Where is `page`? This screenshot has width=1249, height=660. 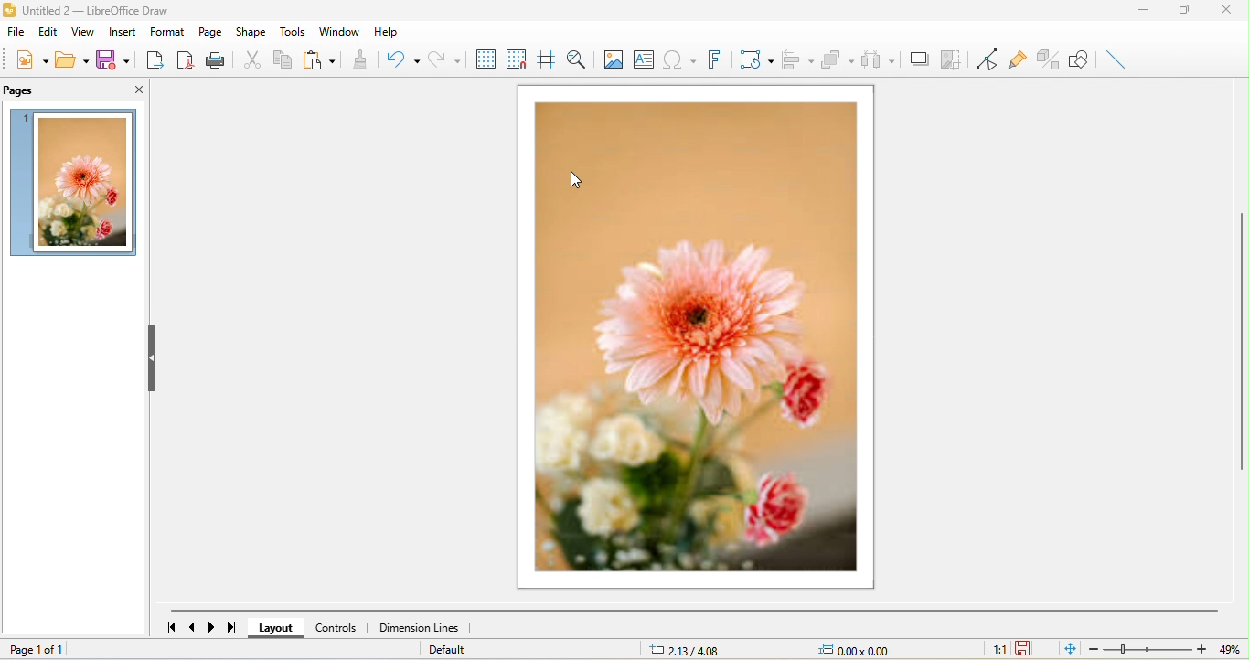
page is located at coordinates (212, 31).